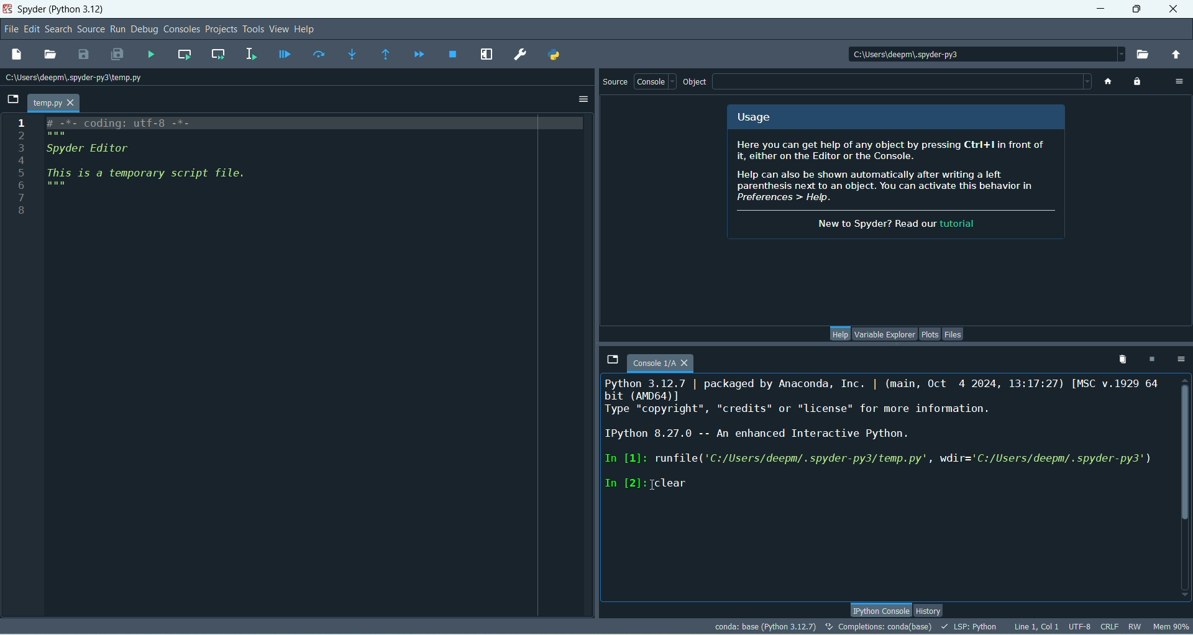  Describe the element at coordinates (66, 11) in the screenshot. I see `Spyder` at that location.